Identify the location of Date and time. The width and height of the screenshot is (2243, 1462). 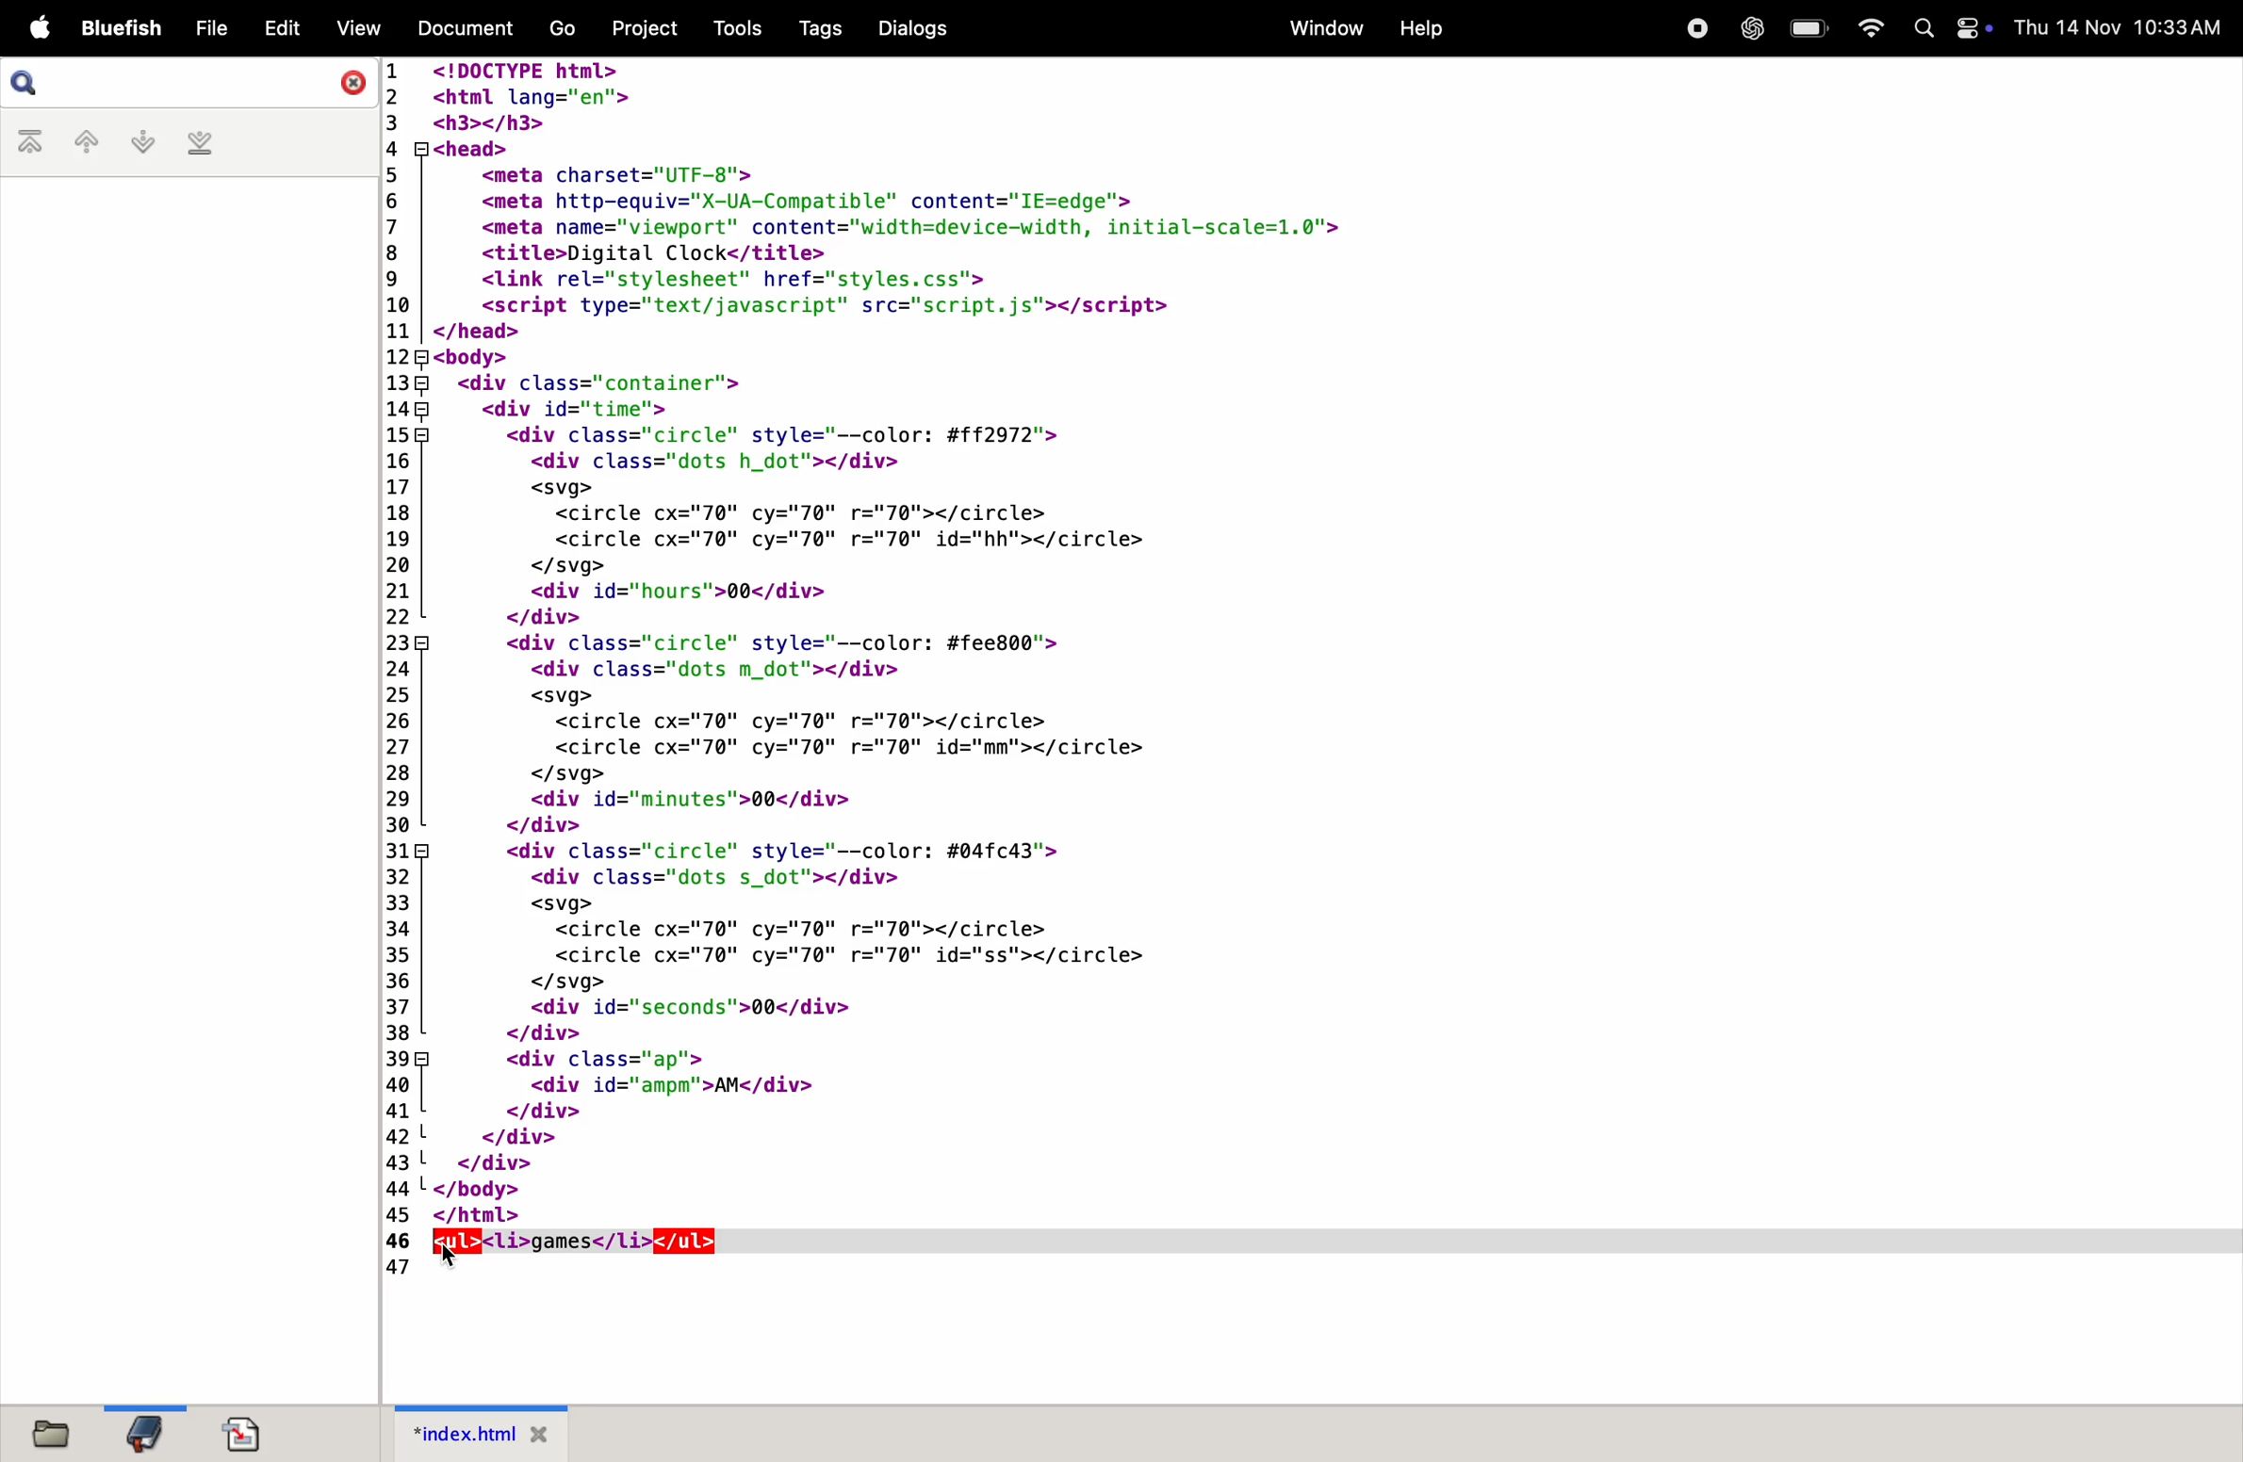
(2118, 24).